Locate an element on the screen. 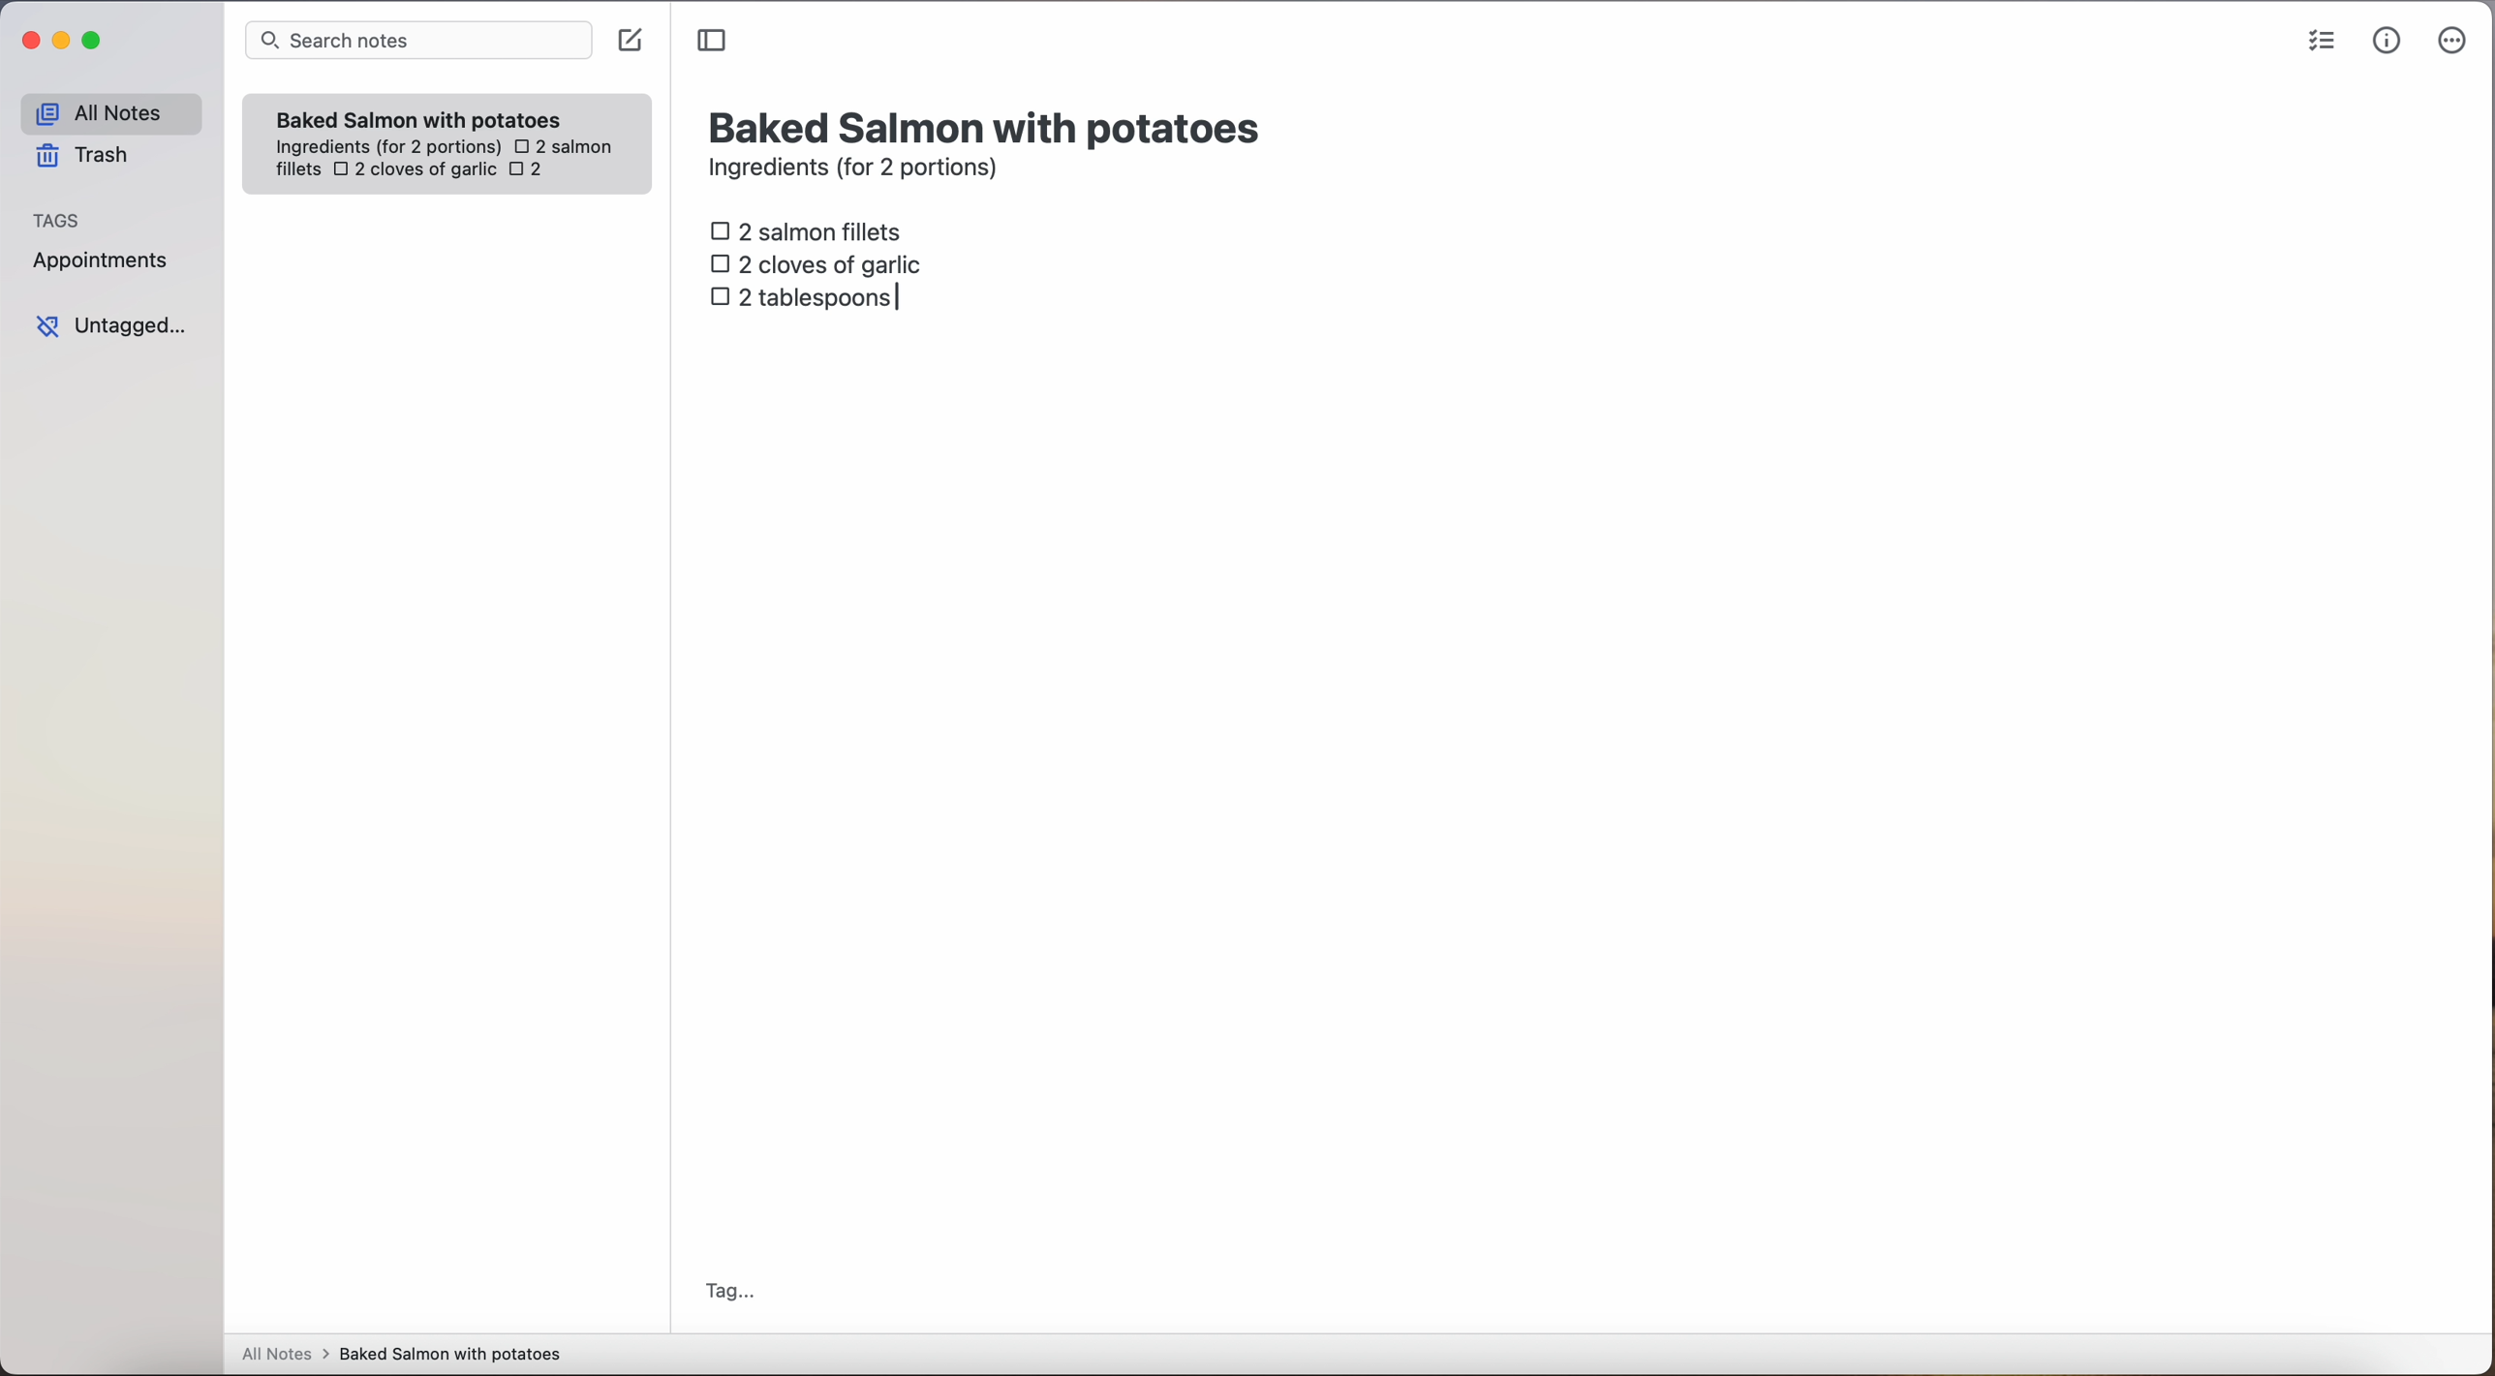 This screenshot has height=1376, width=2495. 2 salmon fillets is located at coordinates (813, 229).